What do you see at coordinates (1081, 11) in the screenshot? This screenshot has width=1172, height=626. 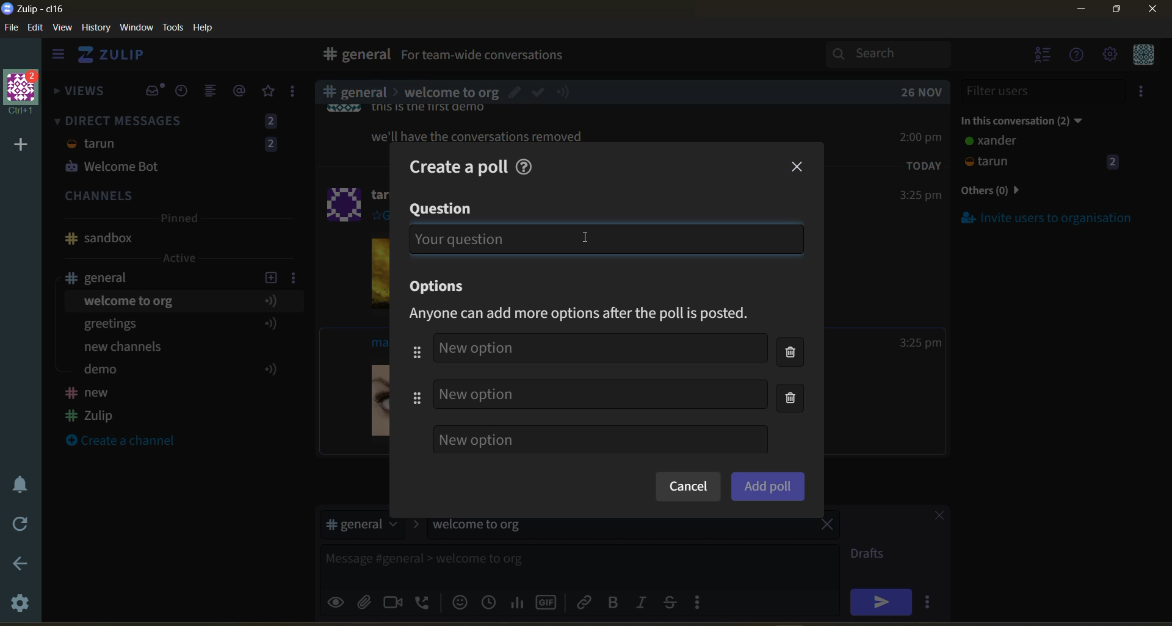 I see `minimize` at bounding box center [1081, 11].